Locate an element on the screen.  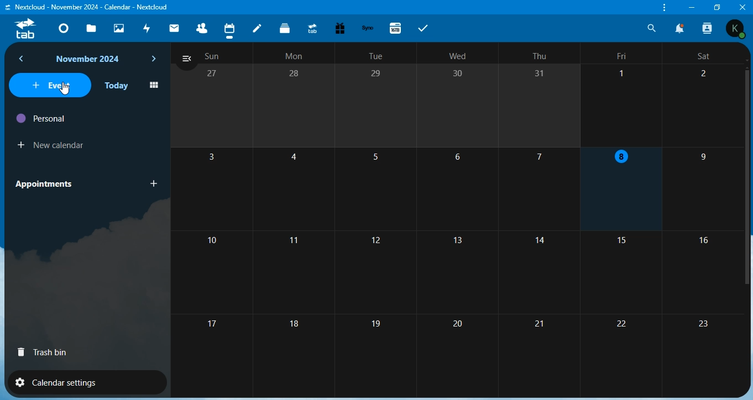
deck is located at coordinates (286, 28).